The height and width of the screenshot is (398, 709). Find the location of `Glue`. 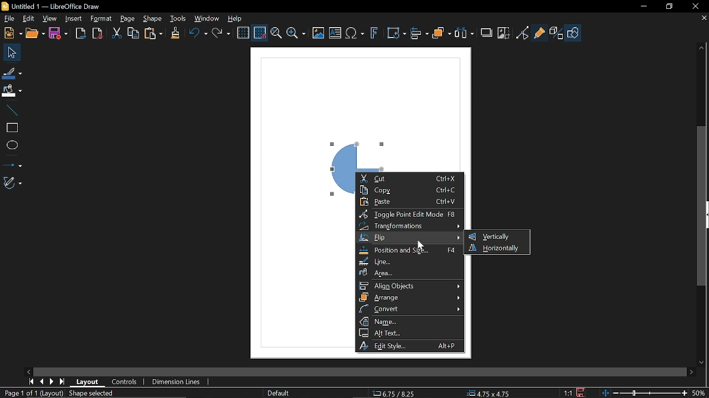

Glue is located at coordinates (540, 32).